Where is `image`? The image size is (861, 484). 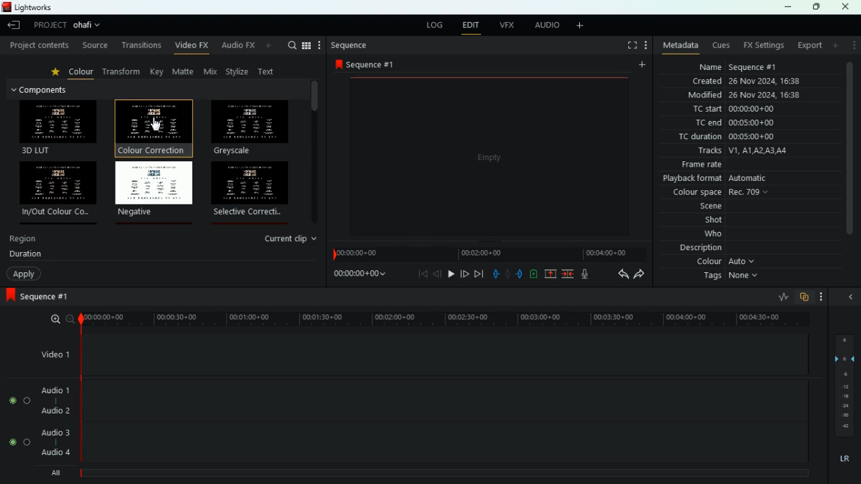
image is located at coordinates (488, 155).